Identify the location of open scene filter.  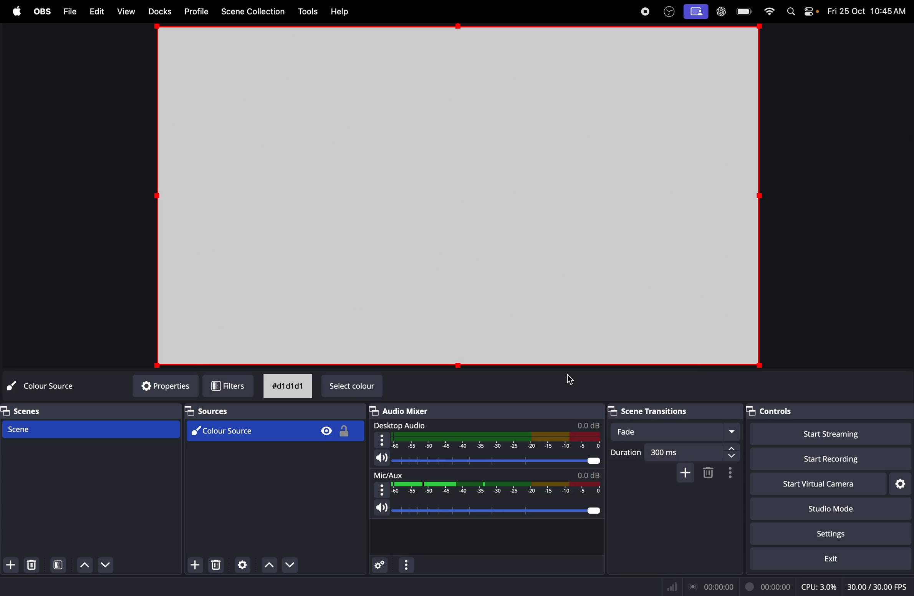
(60, 564).